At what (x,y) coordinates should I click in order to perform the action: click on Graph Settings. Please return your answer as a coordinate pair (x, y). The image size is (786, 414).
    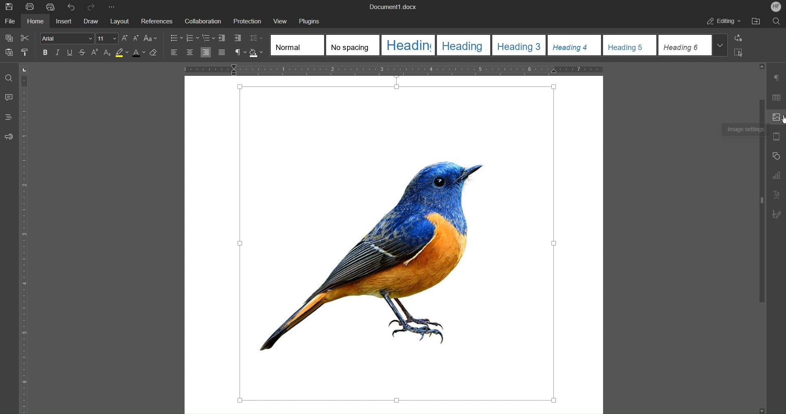
    Looking at the image, I should click on (777, 174).